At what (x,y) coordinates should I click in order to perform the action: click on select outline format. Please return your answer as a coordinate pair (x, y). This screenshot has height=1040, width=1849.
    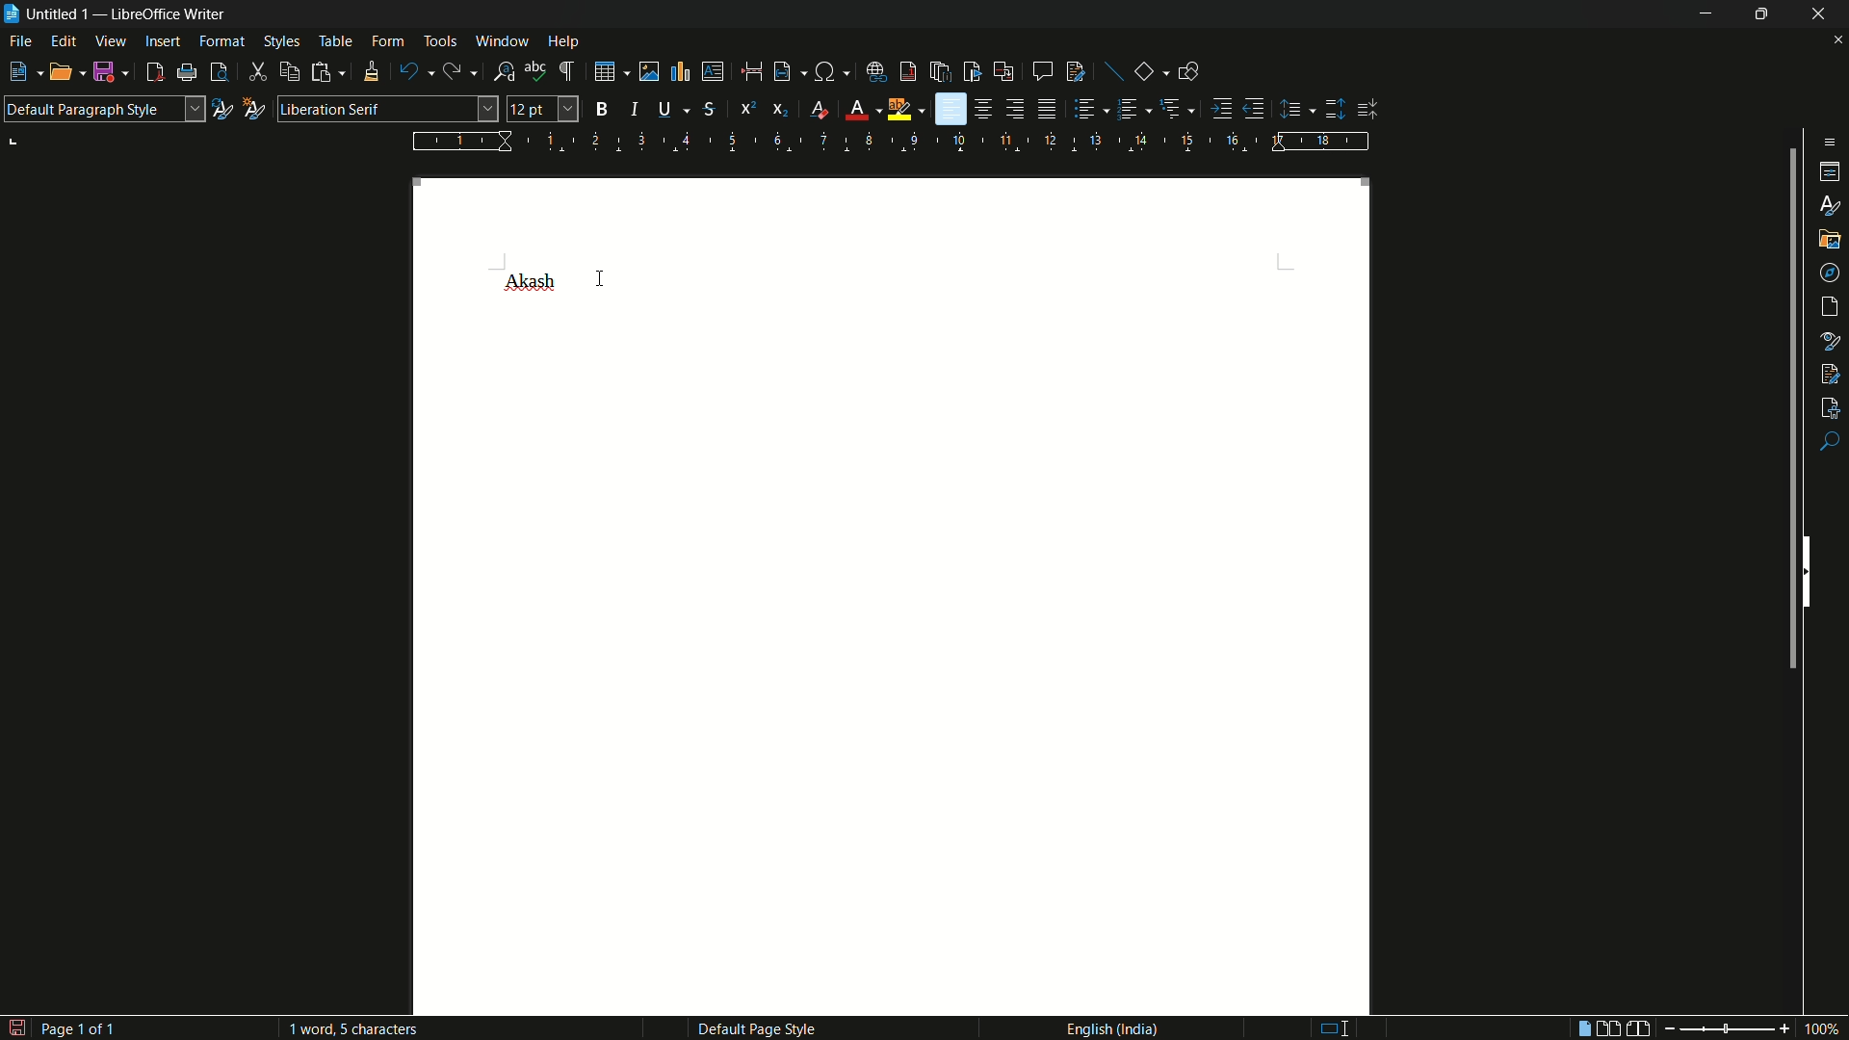
    Looking at the image, I should click on (1172, 108).